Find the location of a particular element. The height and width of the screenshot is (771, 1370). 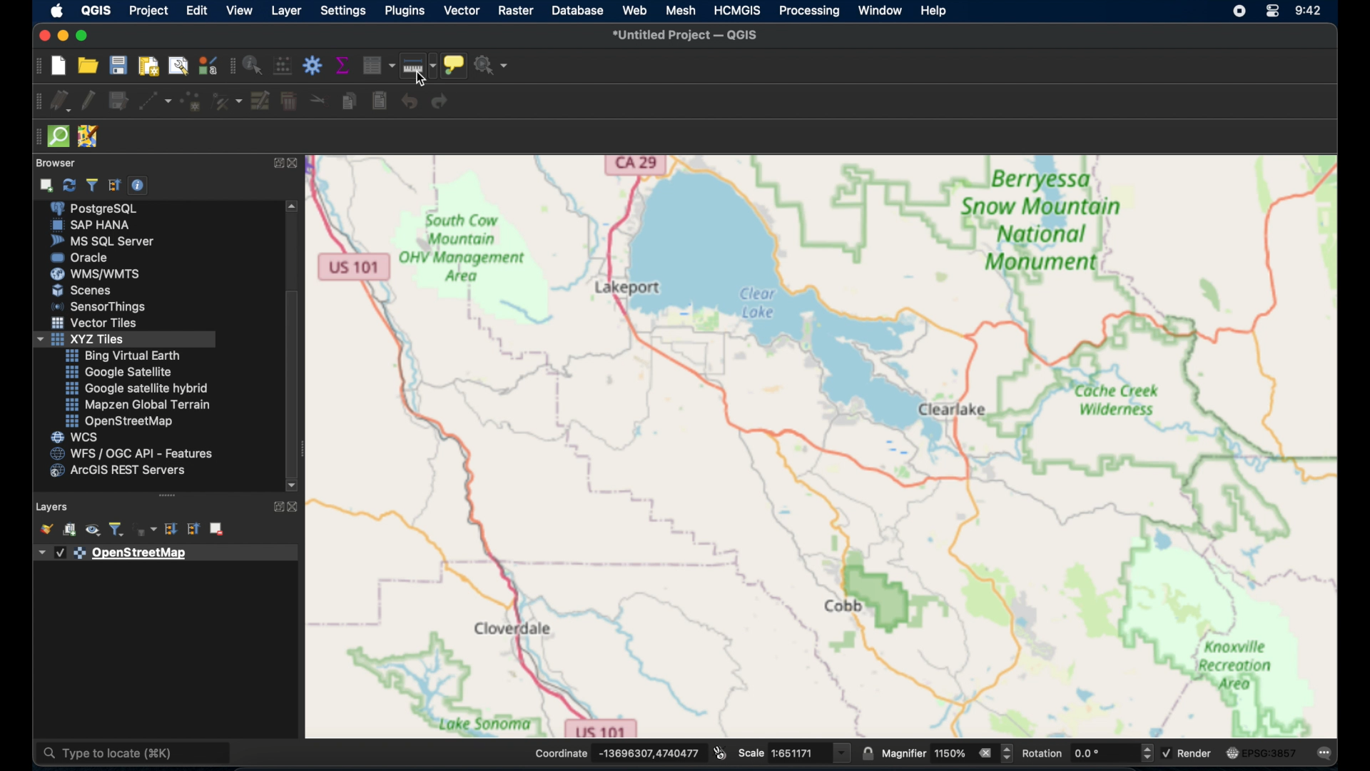

rotation is located at coordinates (1088, 752).